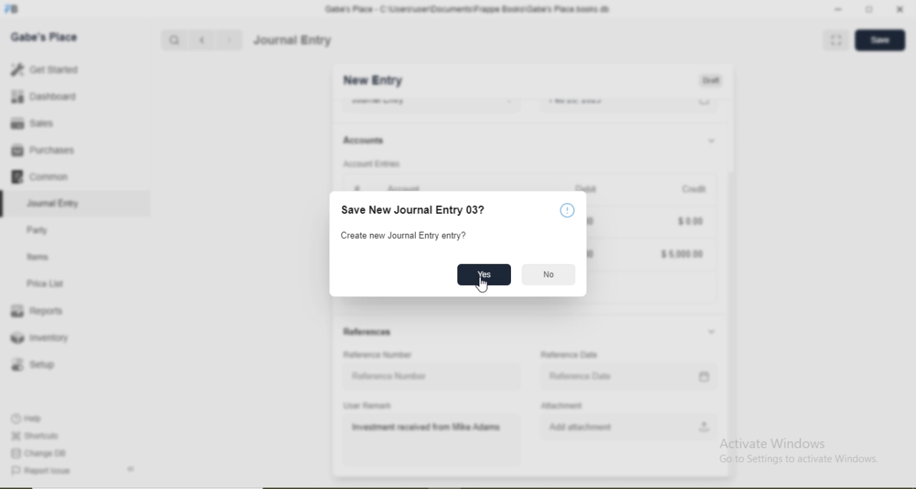 This screenshot has width=916, height=489. What do you see at coordinates (202, 41) in the screenshot?
I see `Backward` at bounding box center [202, 41].